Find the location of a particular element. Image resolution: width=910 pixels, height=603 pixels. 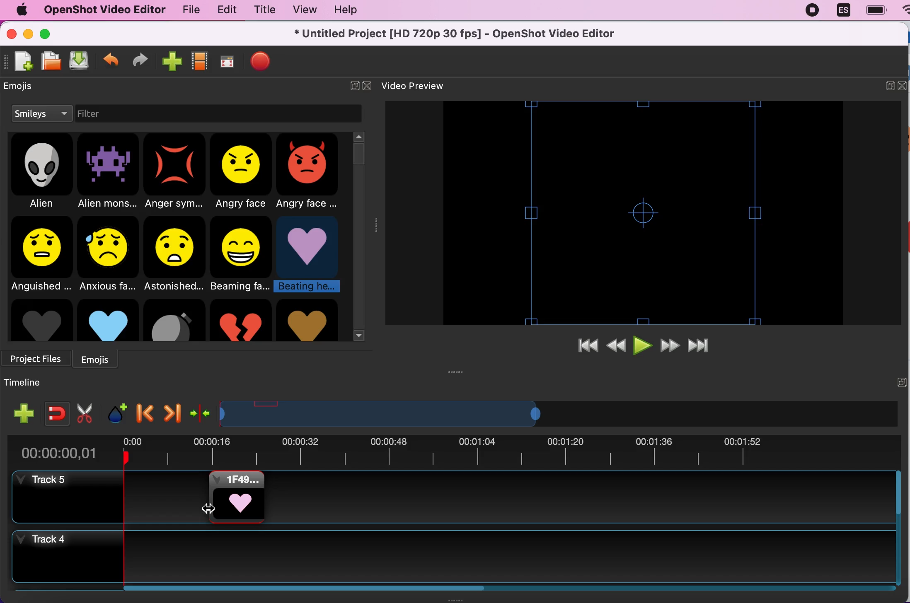

anxious is located at coordinates (110, 253).